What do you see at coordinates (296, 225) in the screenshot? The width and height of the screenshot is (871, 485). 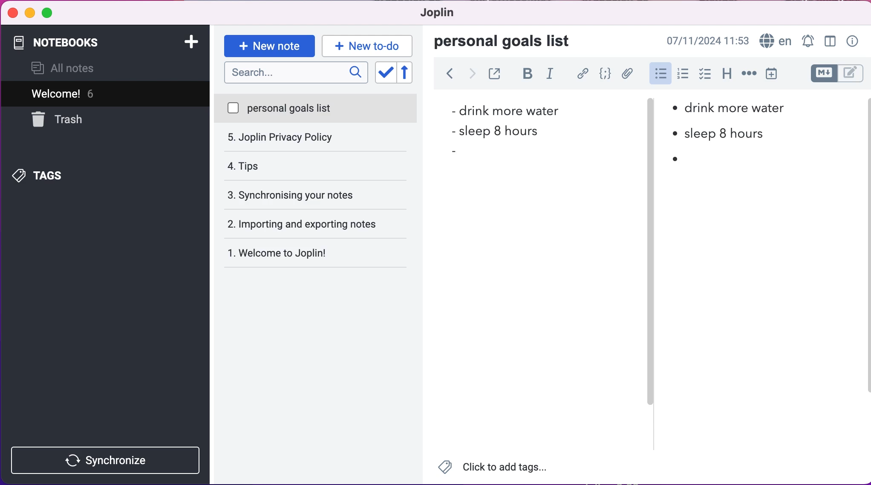 I see `welcome to joplin!` at bounding box center [296, 225].